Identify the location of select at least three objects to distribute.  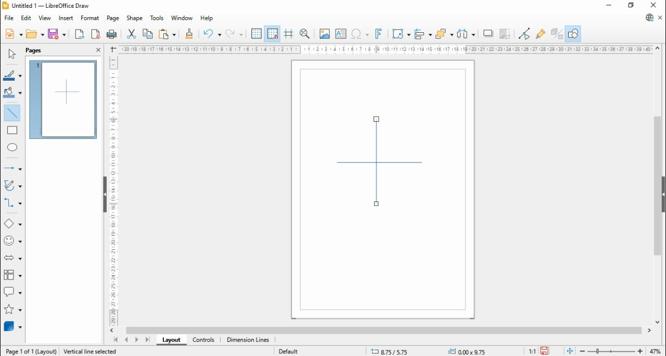
(467, 34).